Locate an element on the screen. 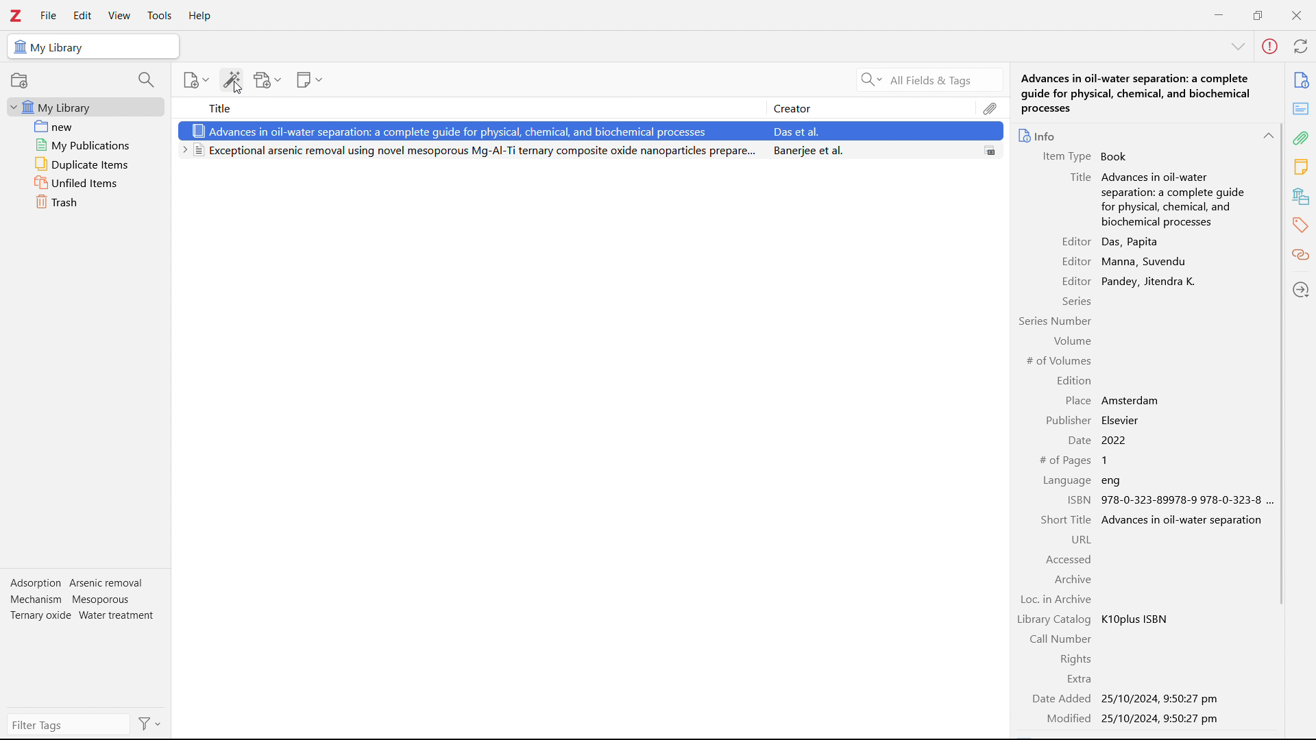  help is located at coordinates (200, 16).